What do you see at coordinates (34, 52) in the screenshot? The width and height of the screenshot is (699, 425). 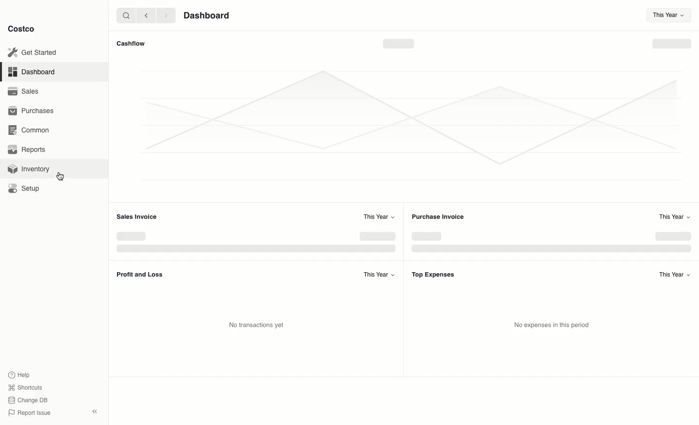 I see `Get Started` at bounding box center [34, 52].